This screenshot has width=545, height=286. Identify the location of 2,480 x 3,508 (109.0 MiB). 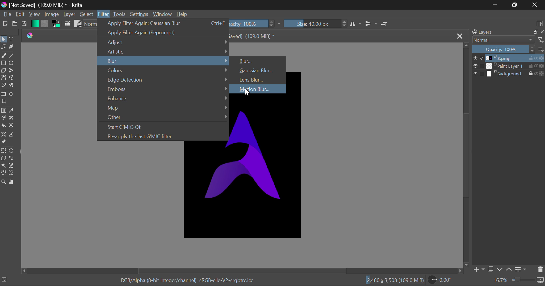
(395, 280).